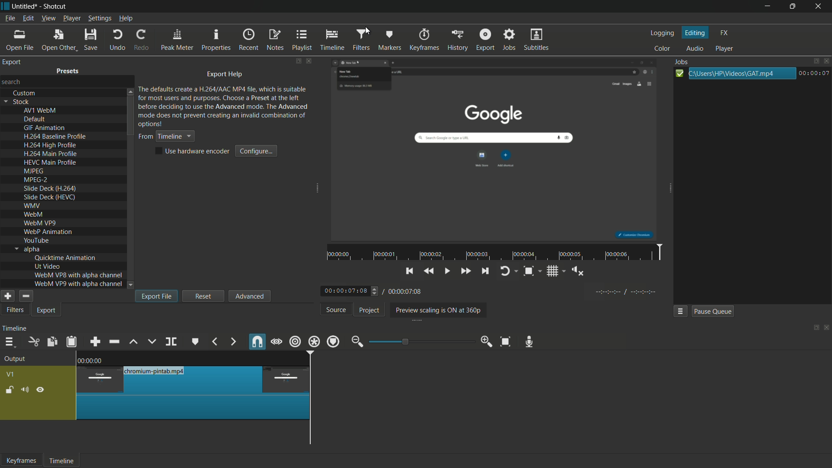  What do you see at coordinates (313, 341) in the screenshot?
I see `ripple all tracks` at bounding box center [313, 341].